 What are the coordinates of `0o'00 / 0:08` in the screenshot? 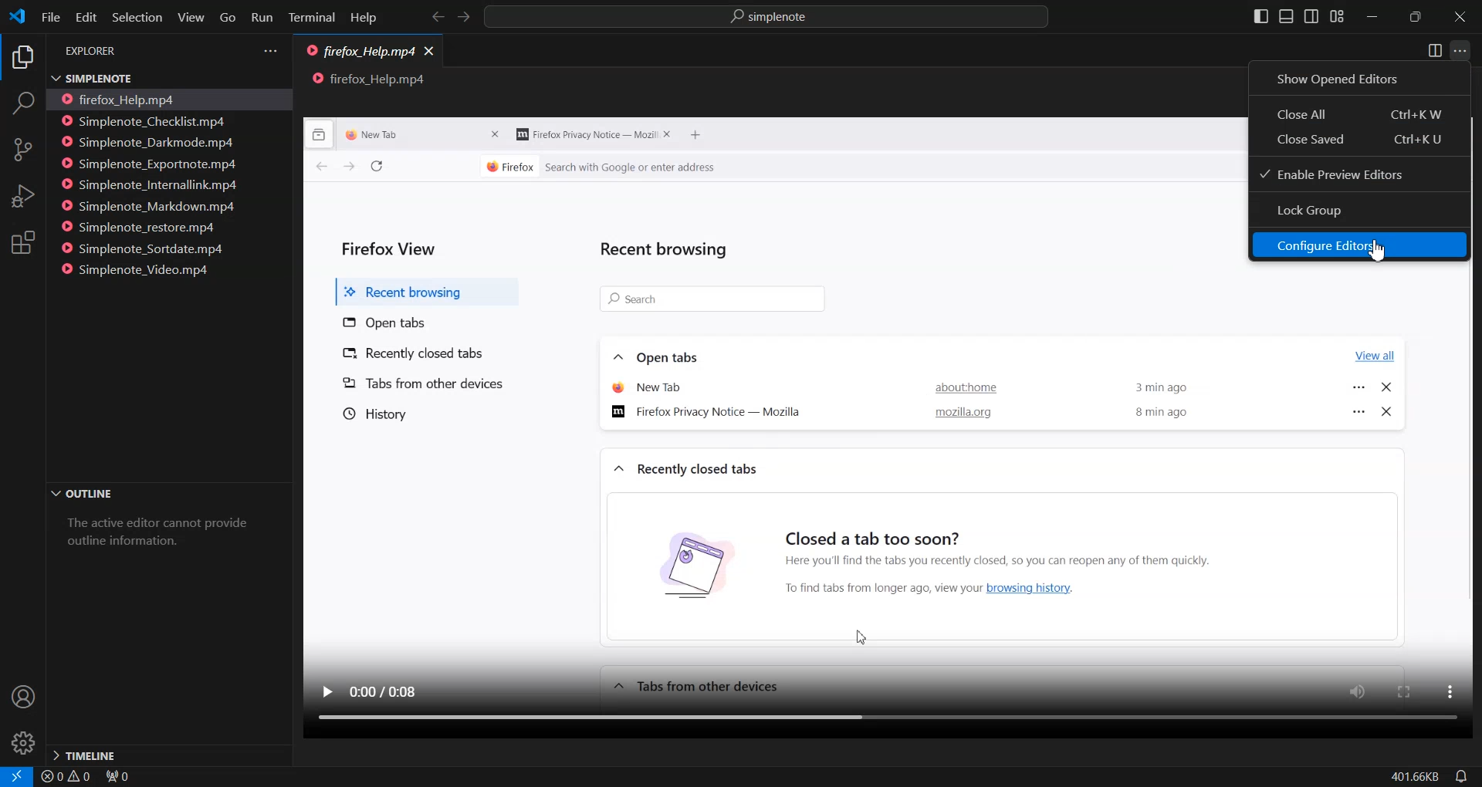 It's located at (390, 687).